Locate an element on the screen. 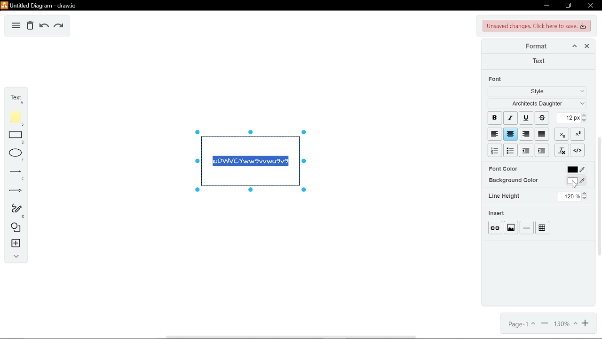 Image resolution: width=602 pixels, height=339 pixels. background color is located at coordinates (513, 180).